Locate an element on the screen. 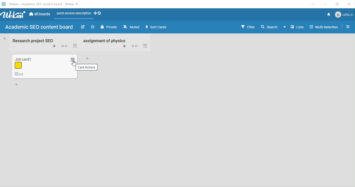 The image size is (355, 187). close is located at coordinates (351, 4).